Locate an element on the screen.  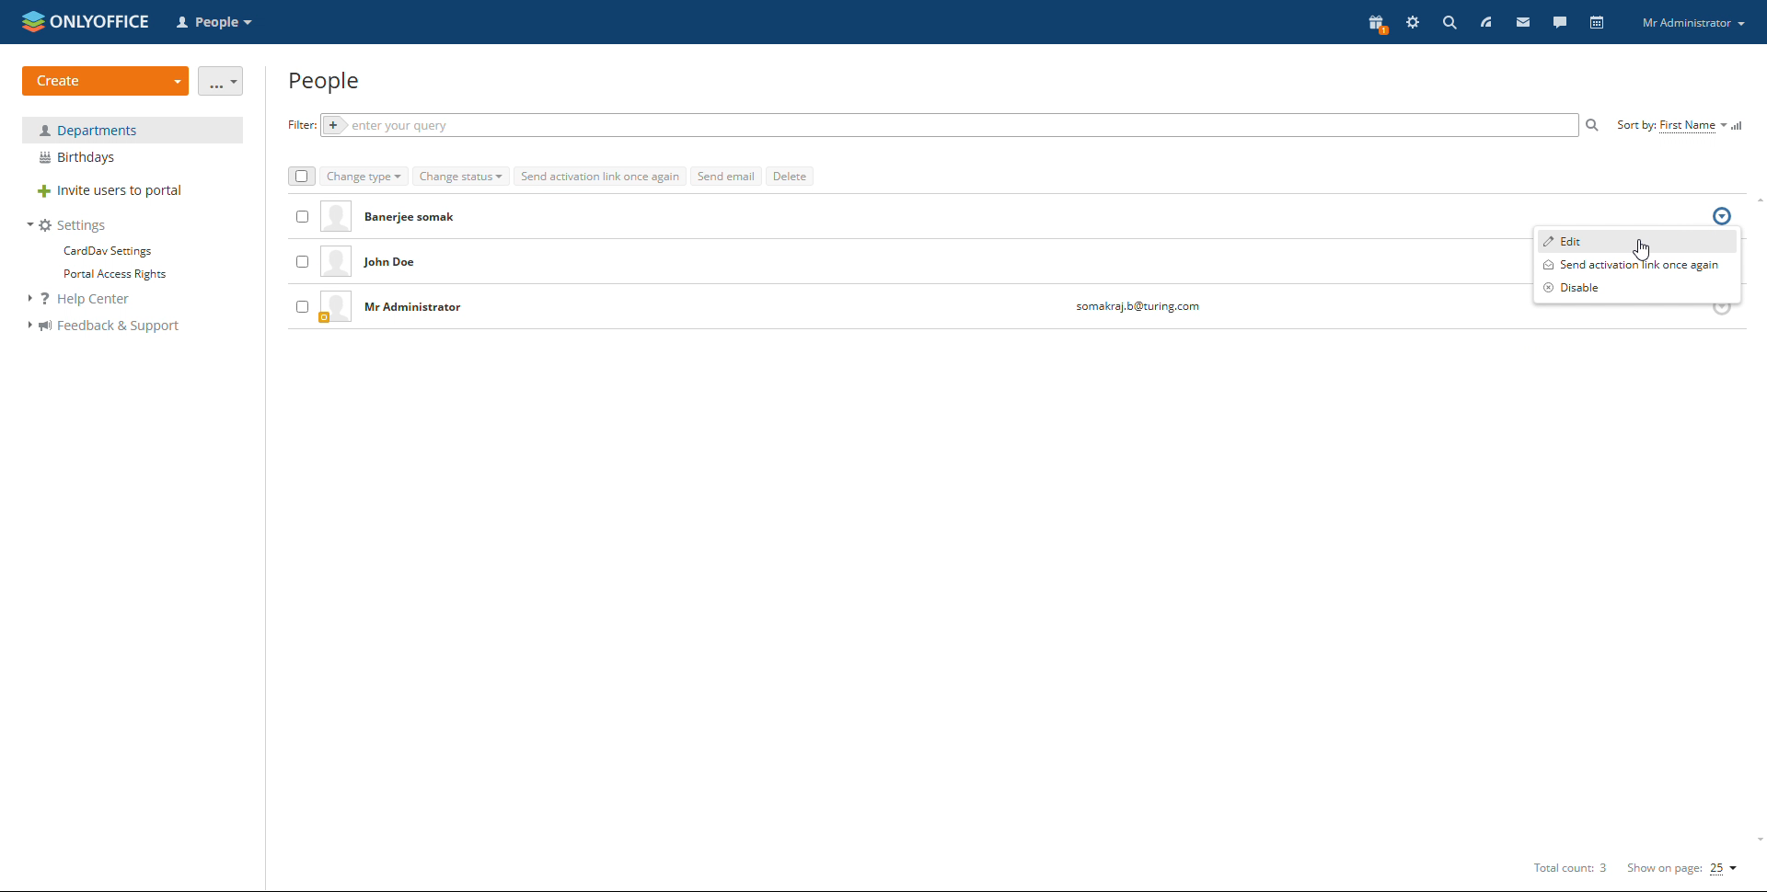
department is located at coordinates (133, 130).